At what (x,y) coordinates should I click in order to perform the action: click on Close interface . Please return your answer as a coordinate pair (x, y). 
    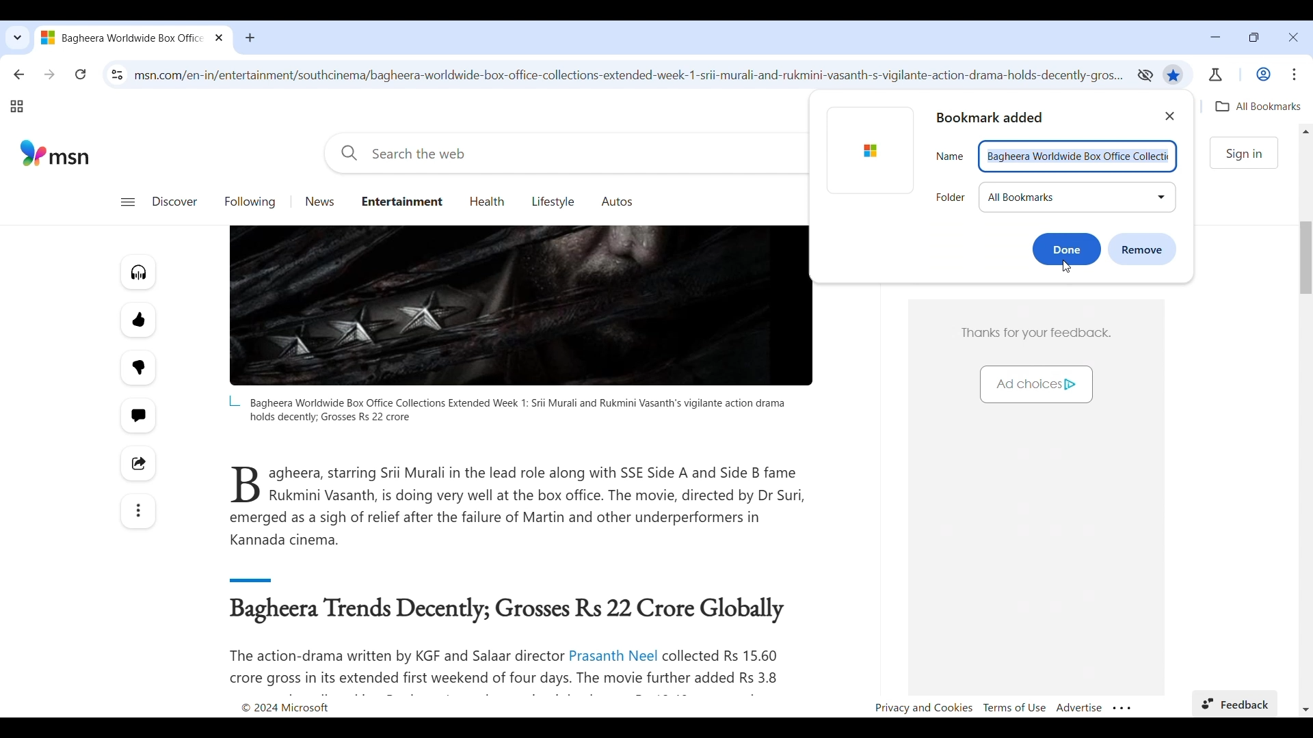
    Looking at the image, I should click on (1293, 37).